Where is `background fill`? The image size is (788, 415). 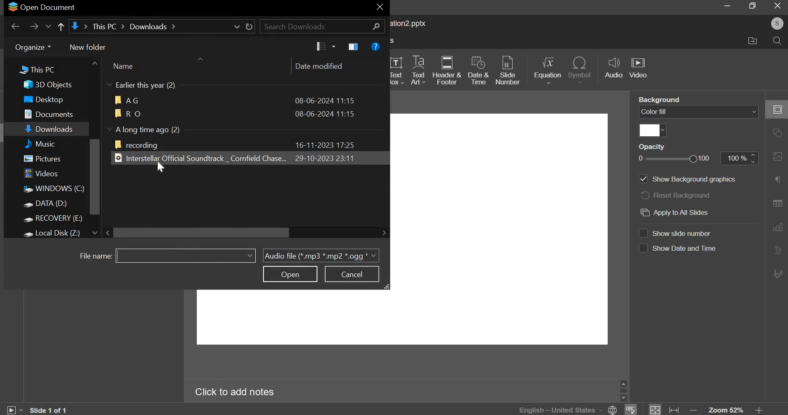 background fill is located at coordinates (698, 112).